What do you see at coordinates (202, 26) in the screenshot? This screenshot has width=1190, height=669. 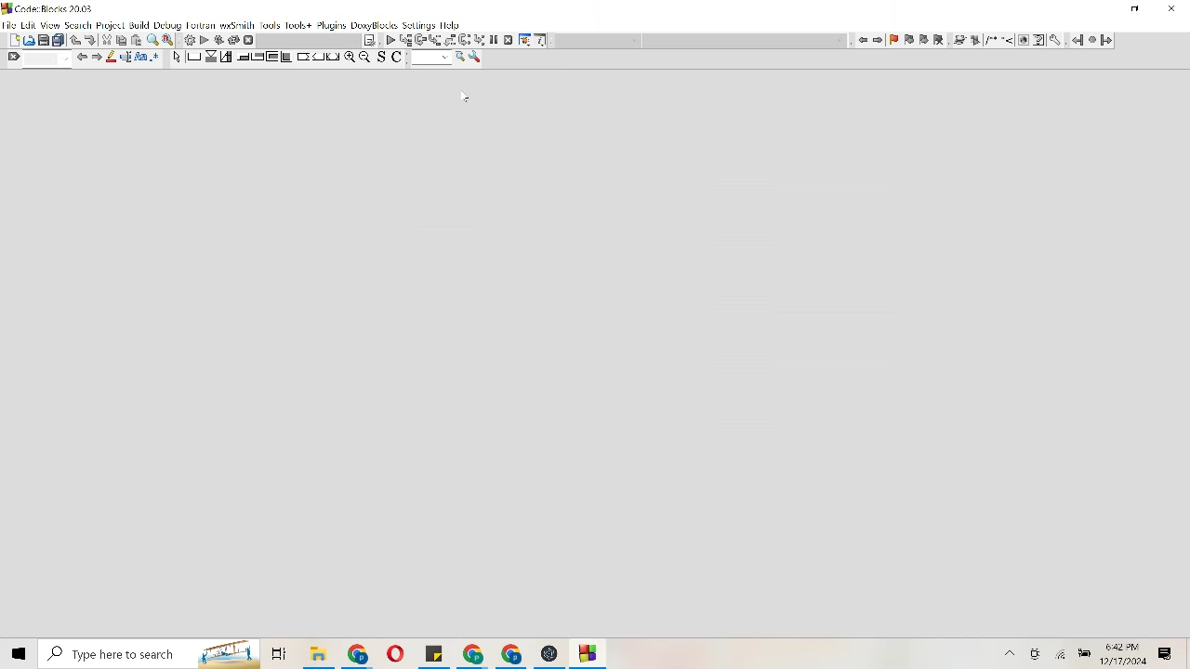 I see `Fortran` at bounding box center [202, 26].